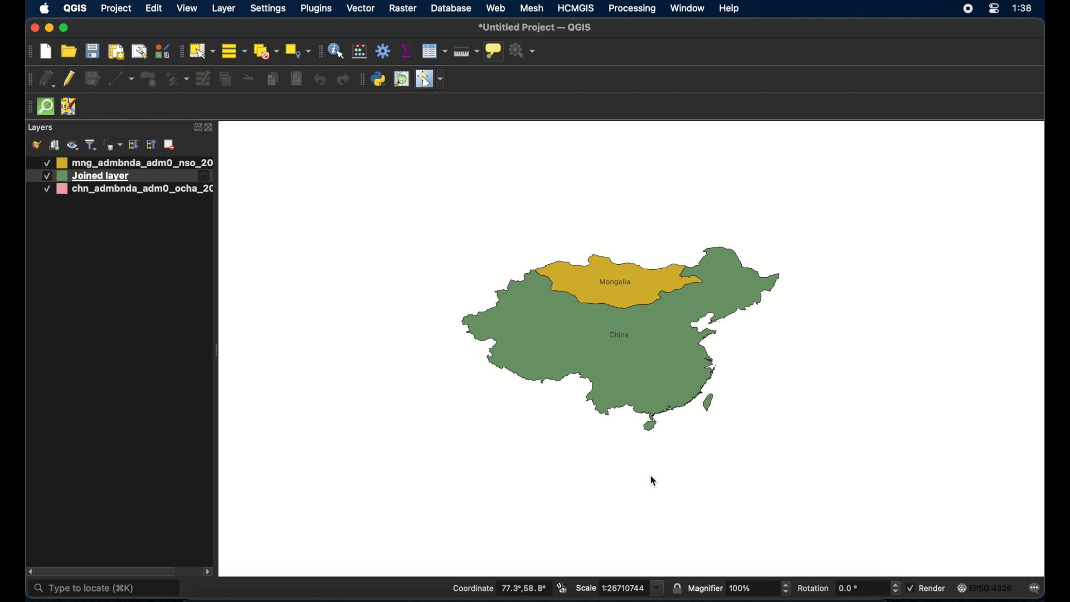 Image resolution: width=1070 pixels, height=602 pixels. What do you see at coordinates (524, 52) in the screenshot?
I see `no action selected` at bounding box center [524, 52].